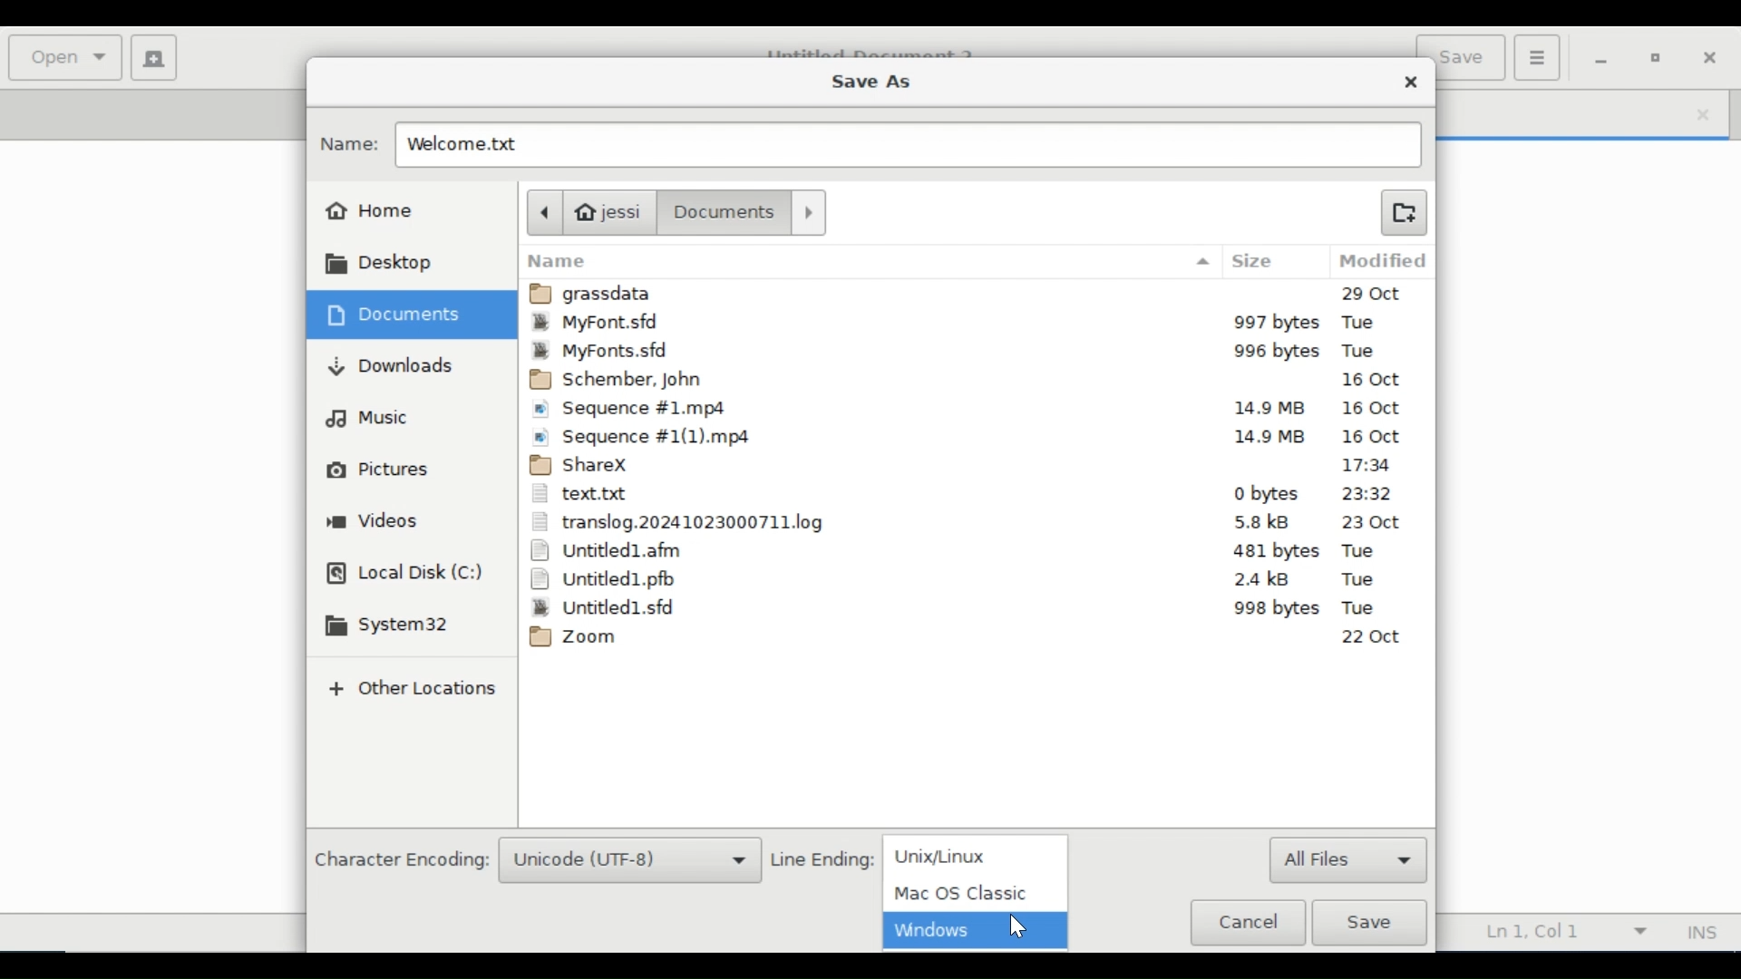 The image size is (1741, 979). Describe the element at coordinates (969, 892) in the screenshot. I see `Mac OS Classic` at that location.